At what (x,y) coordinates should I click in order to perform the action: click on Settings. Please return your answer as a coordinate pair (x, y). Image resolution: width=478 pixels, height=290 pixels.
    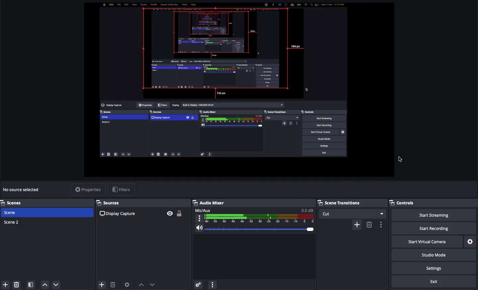
    Looking at the image, I should click on (438, 268).